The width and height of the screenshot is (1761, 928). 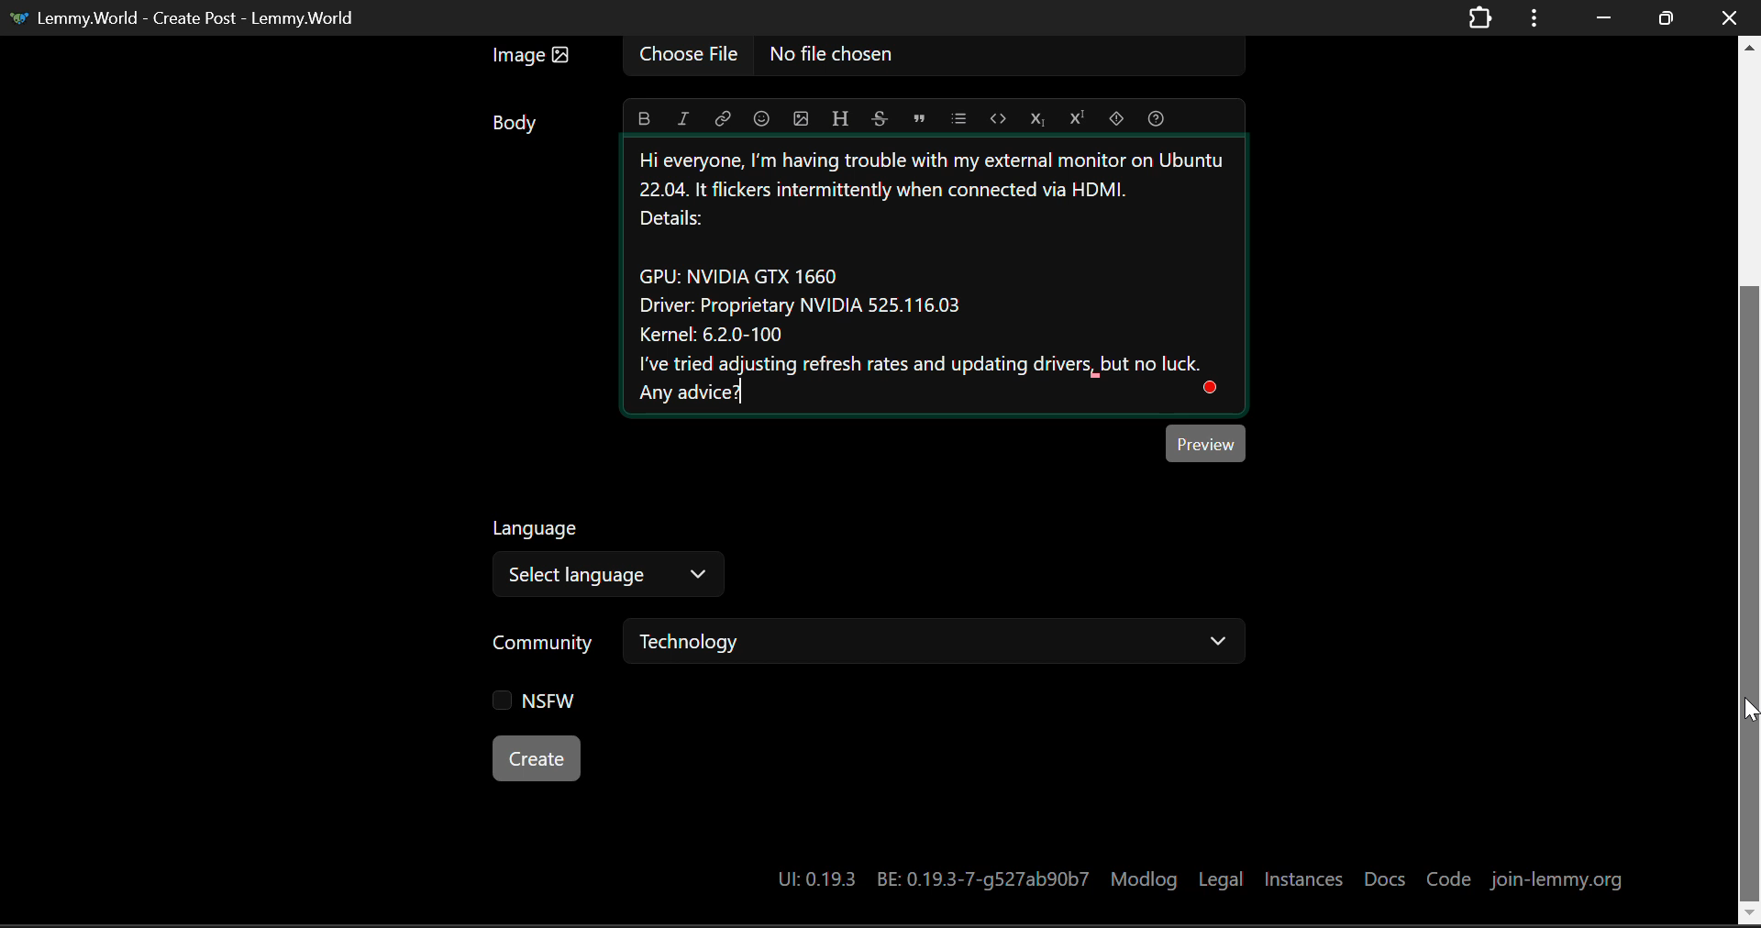 What do you see at coordinates (879, 116) in the screenshot?
I see `Strikethrough` at bounding box center [879, 116].